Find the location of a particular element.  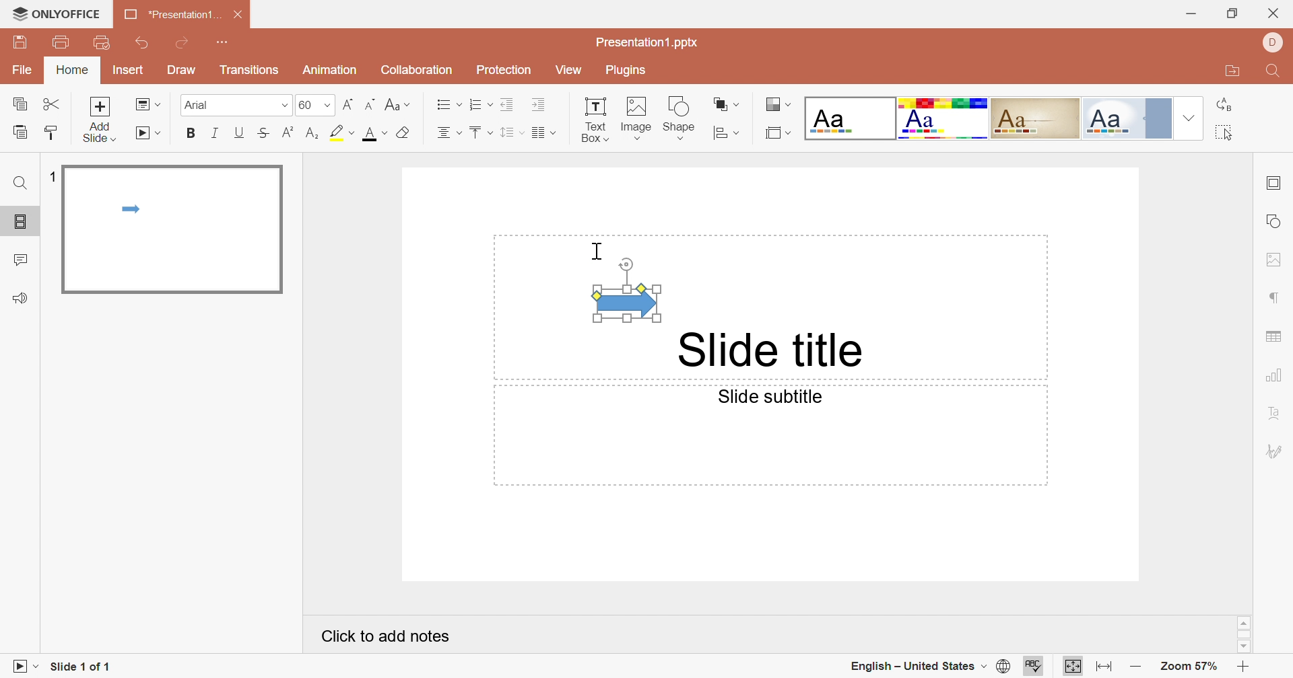

Arrange slides is located at coordinates (727, 105).